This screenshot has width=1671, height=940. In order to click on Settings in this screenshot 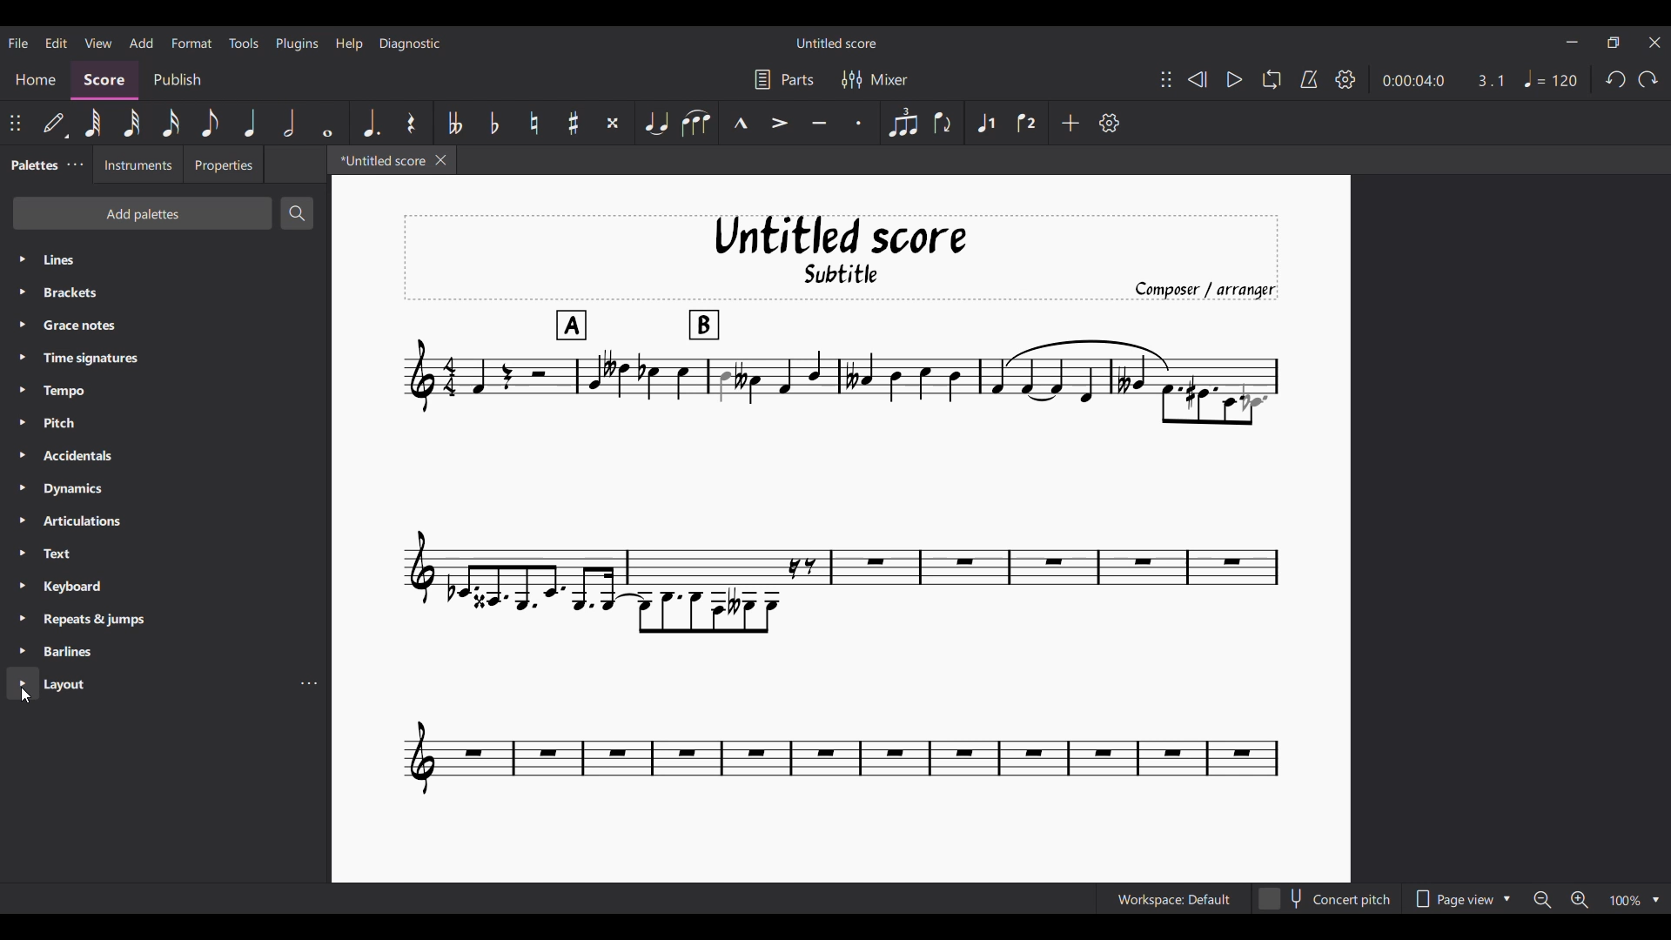, I will do `click(1346, 79)`.